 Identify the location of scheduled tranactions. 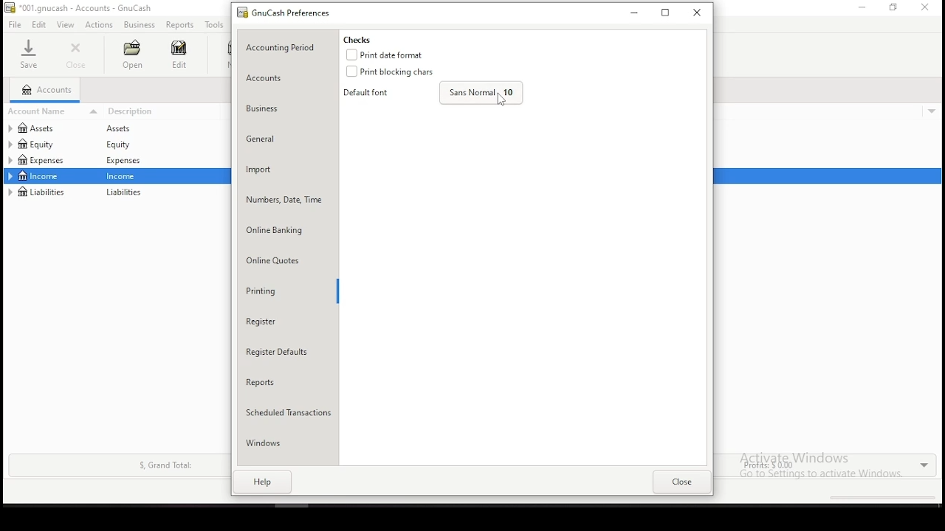
(286, 412).